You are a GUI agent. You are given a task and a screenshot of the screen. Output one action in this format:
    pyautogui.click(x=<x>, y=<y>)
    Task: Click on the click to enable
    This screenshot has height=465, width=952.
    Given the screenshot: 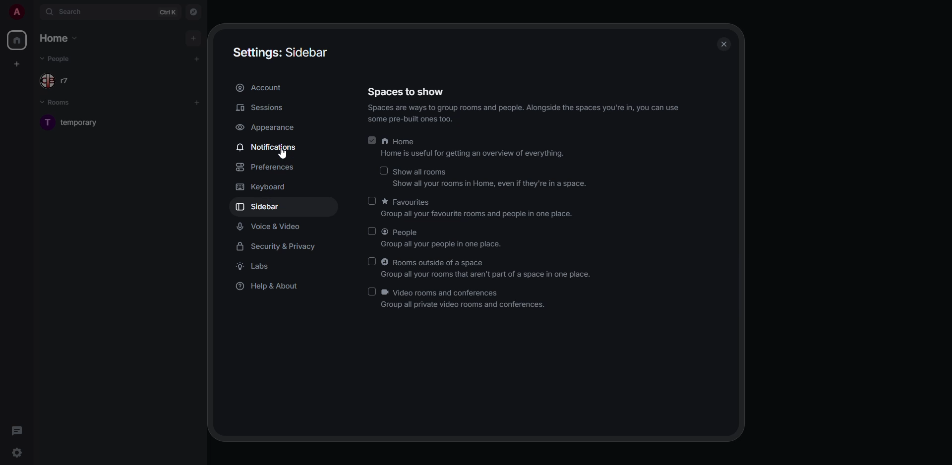 What is the action you would take?
    pyautogui.click(x=383, y=171)
    